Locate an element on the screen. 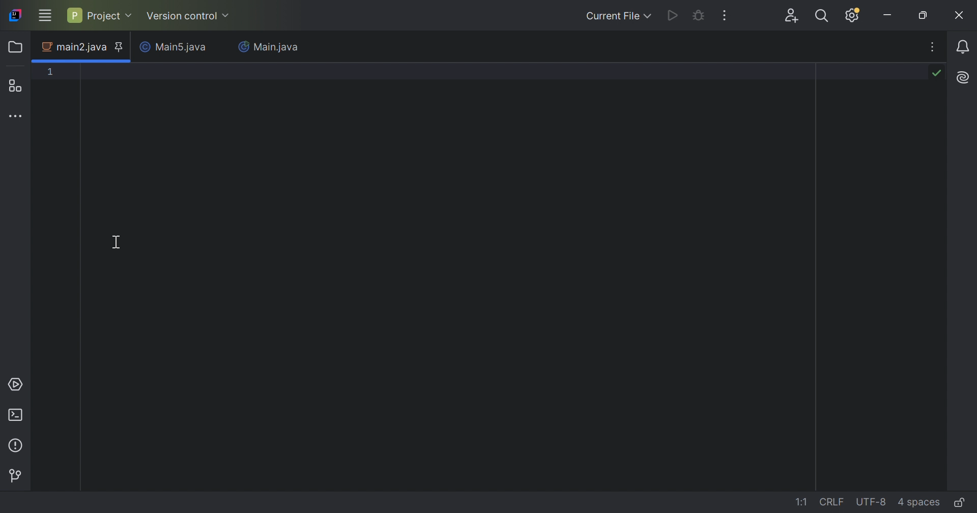  Notifications is located at coordinates (965, 47).